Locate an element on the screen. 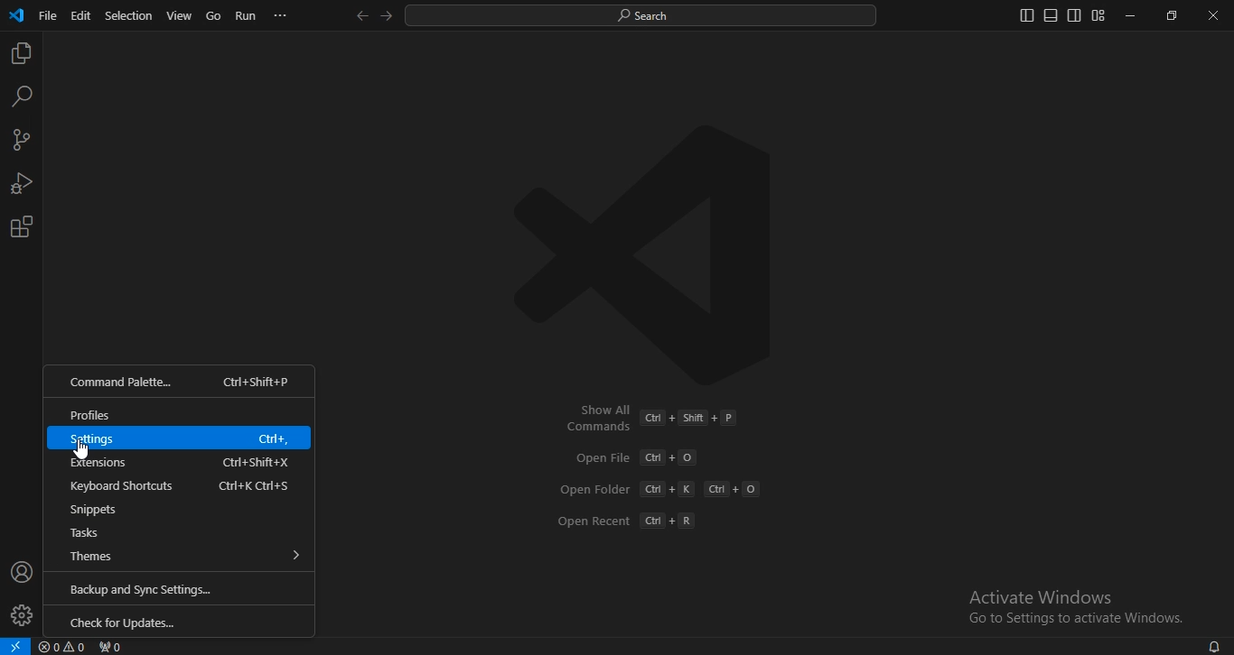 The height and width of the screenshot is (655, 1234). toggle panel is located at coordinates (1050, 15).